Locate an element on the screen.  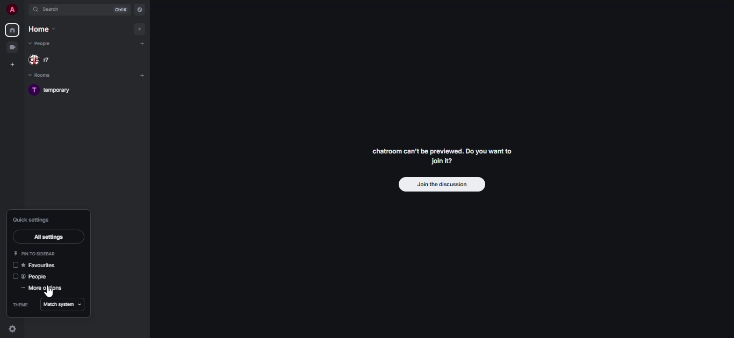
chatroom can't be previewed. Join it? is located at coordinates (441, 156).